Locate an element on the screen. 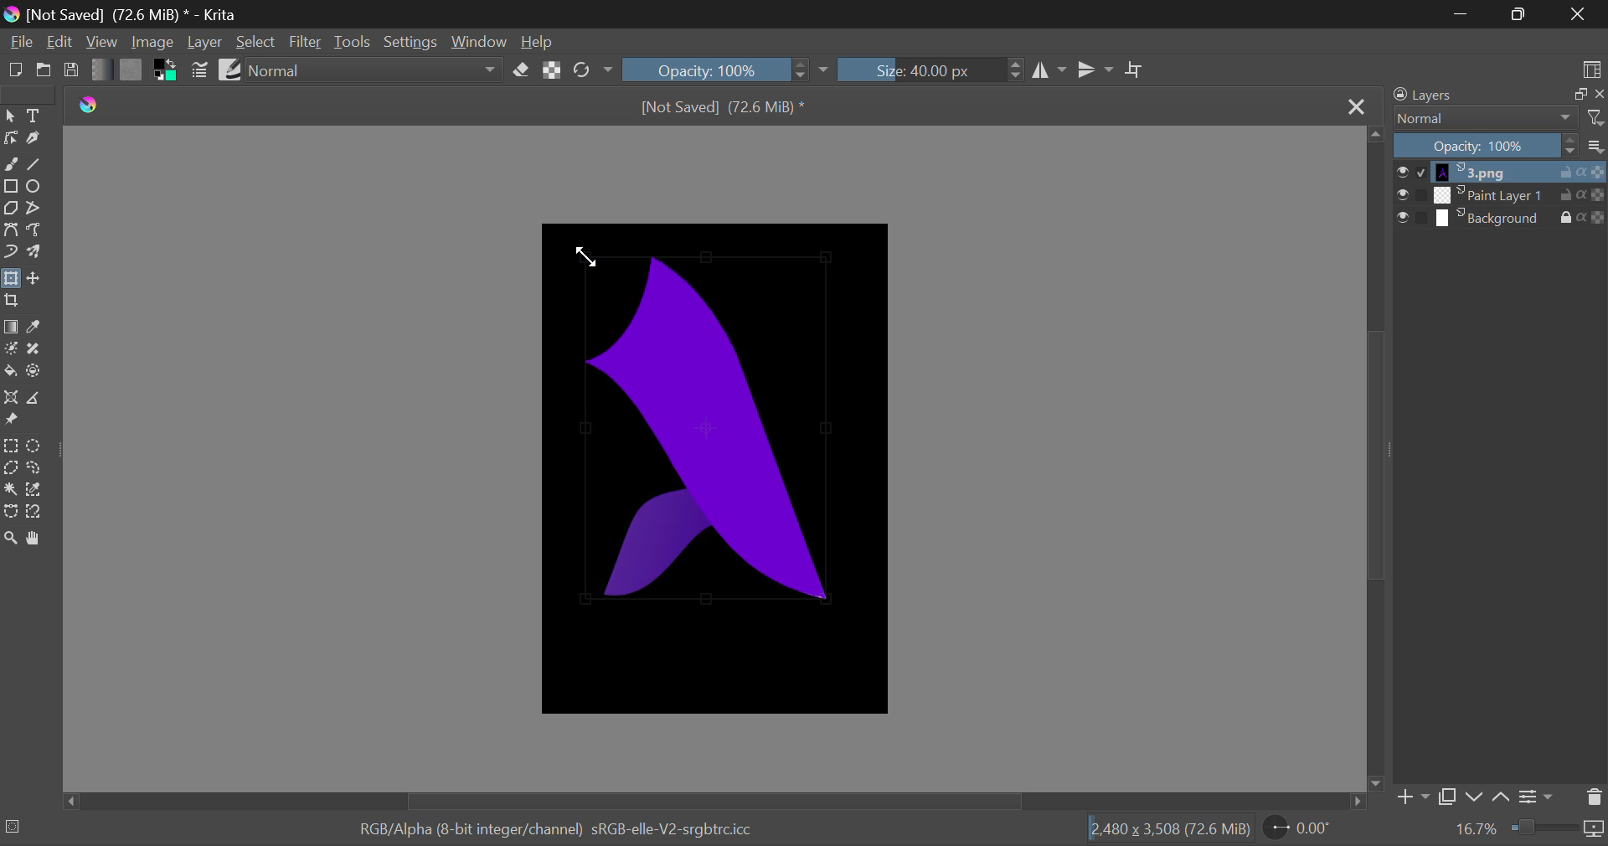 The width and height of the screenshot is (1608, 846). close is located at coordinates (1598, 93).